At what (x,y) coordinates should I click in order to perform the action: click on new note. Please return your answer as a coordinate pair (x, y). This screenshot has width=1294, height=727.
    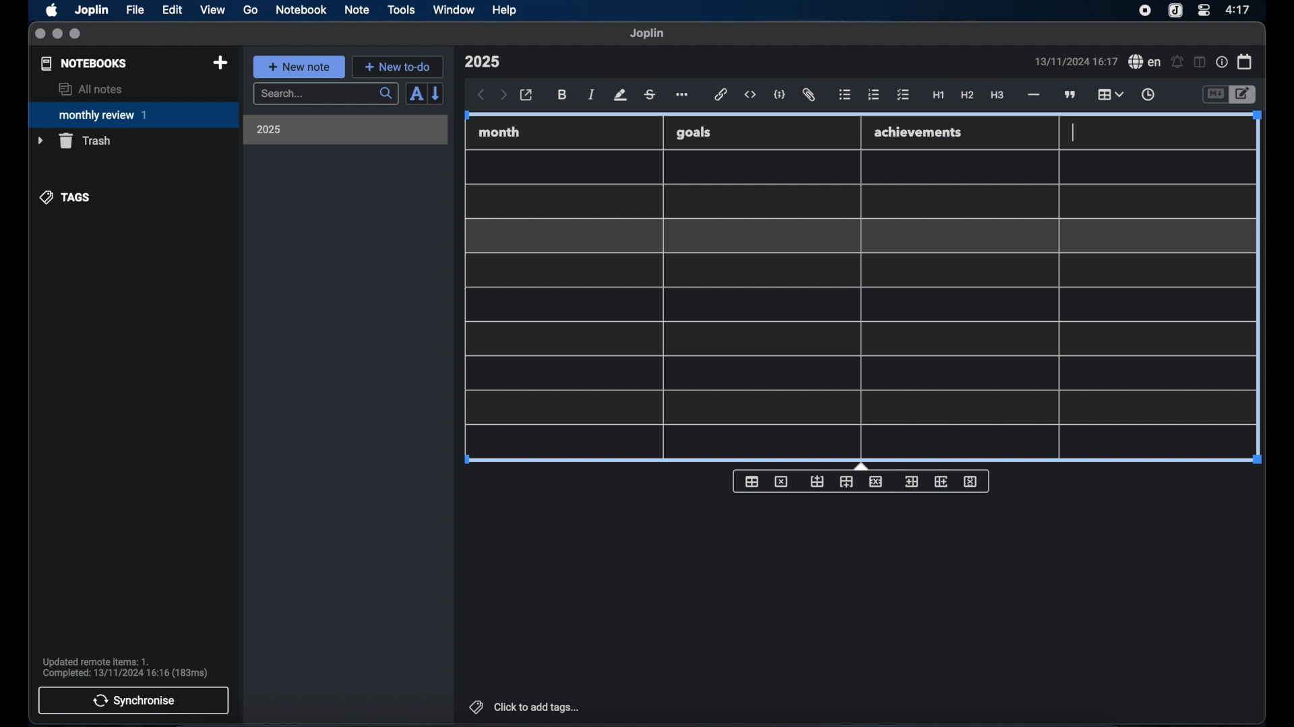
    Looking at the image, I should click on (299, 67).